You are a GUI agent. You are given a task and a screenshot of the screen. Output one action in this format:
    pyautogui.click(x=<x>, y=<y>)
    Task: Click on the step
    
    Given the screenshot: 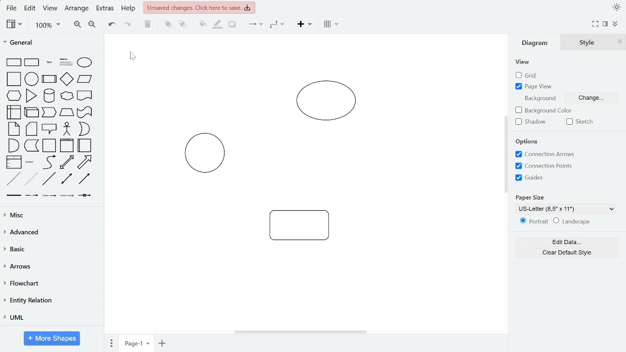 What is the action you would take?
    pyautogui.click(x=31, y=146)
    